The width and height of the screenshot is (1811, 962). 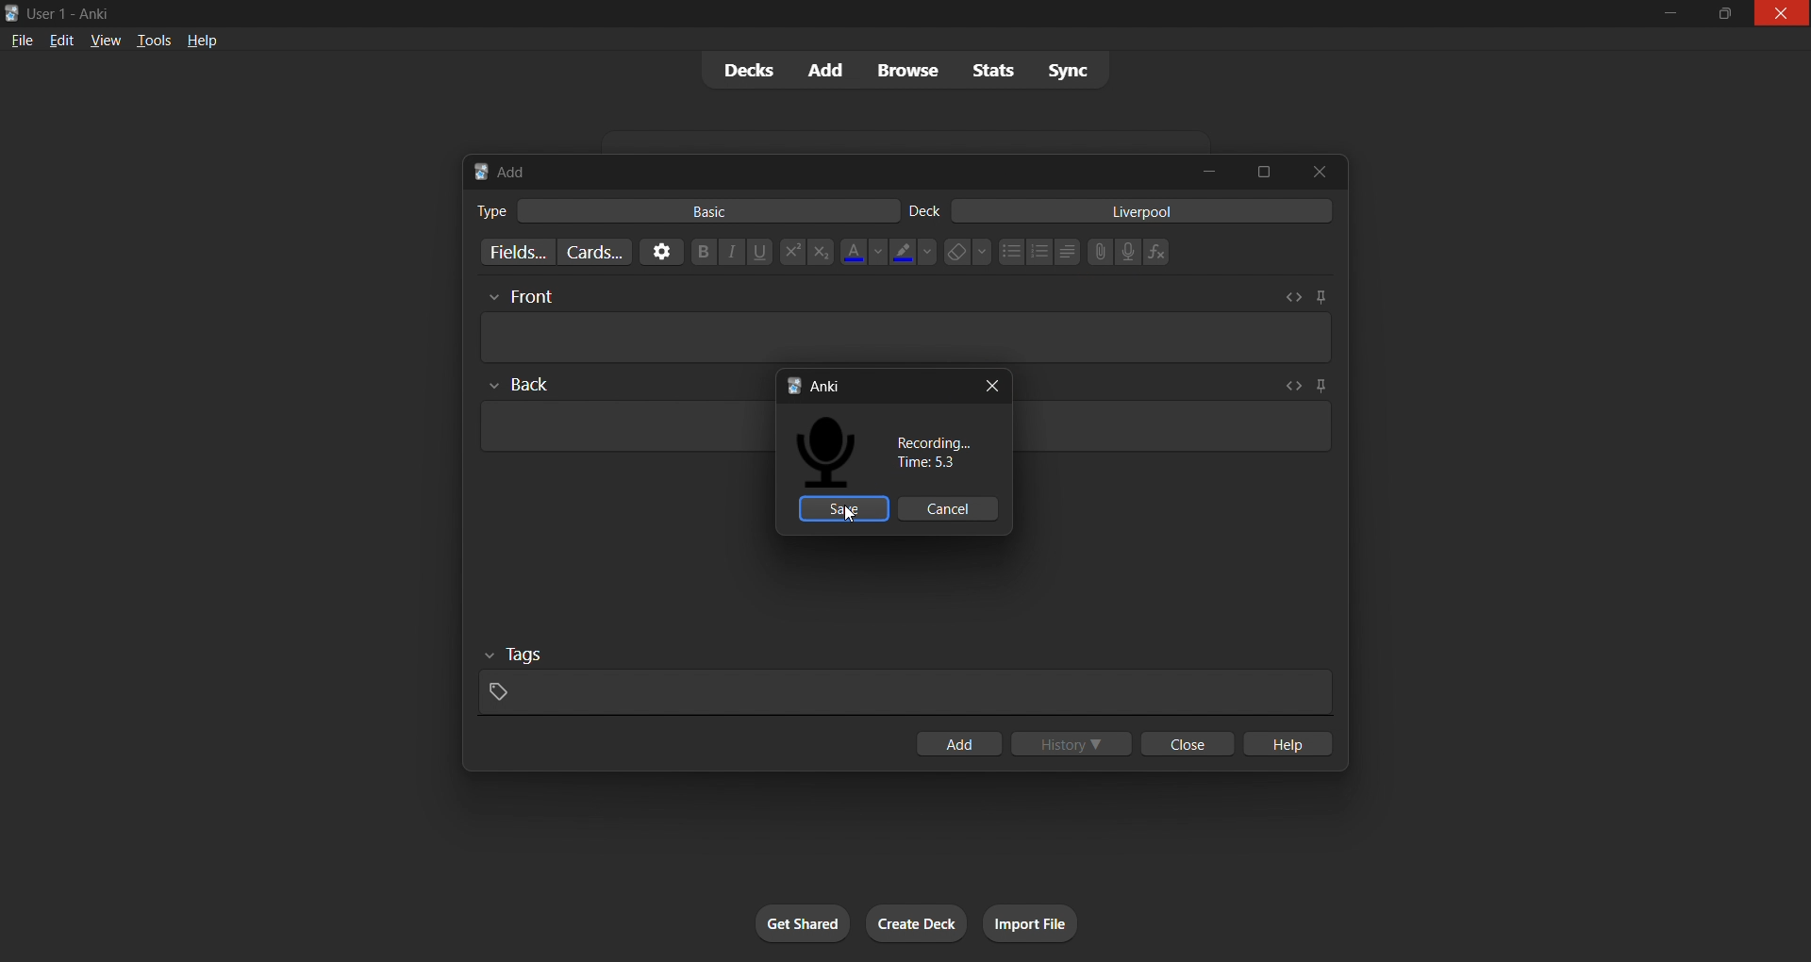 I want to click on maximize/restore, so click(x=1720, y=14).